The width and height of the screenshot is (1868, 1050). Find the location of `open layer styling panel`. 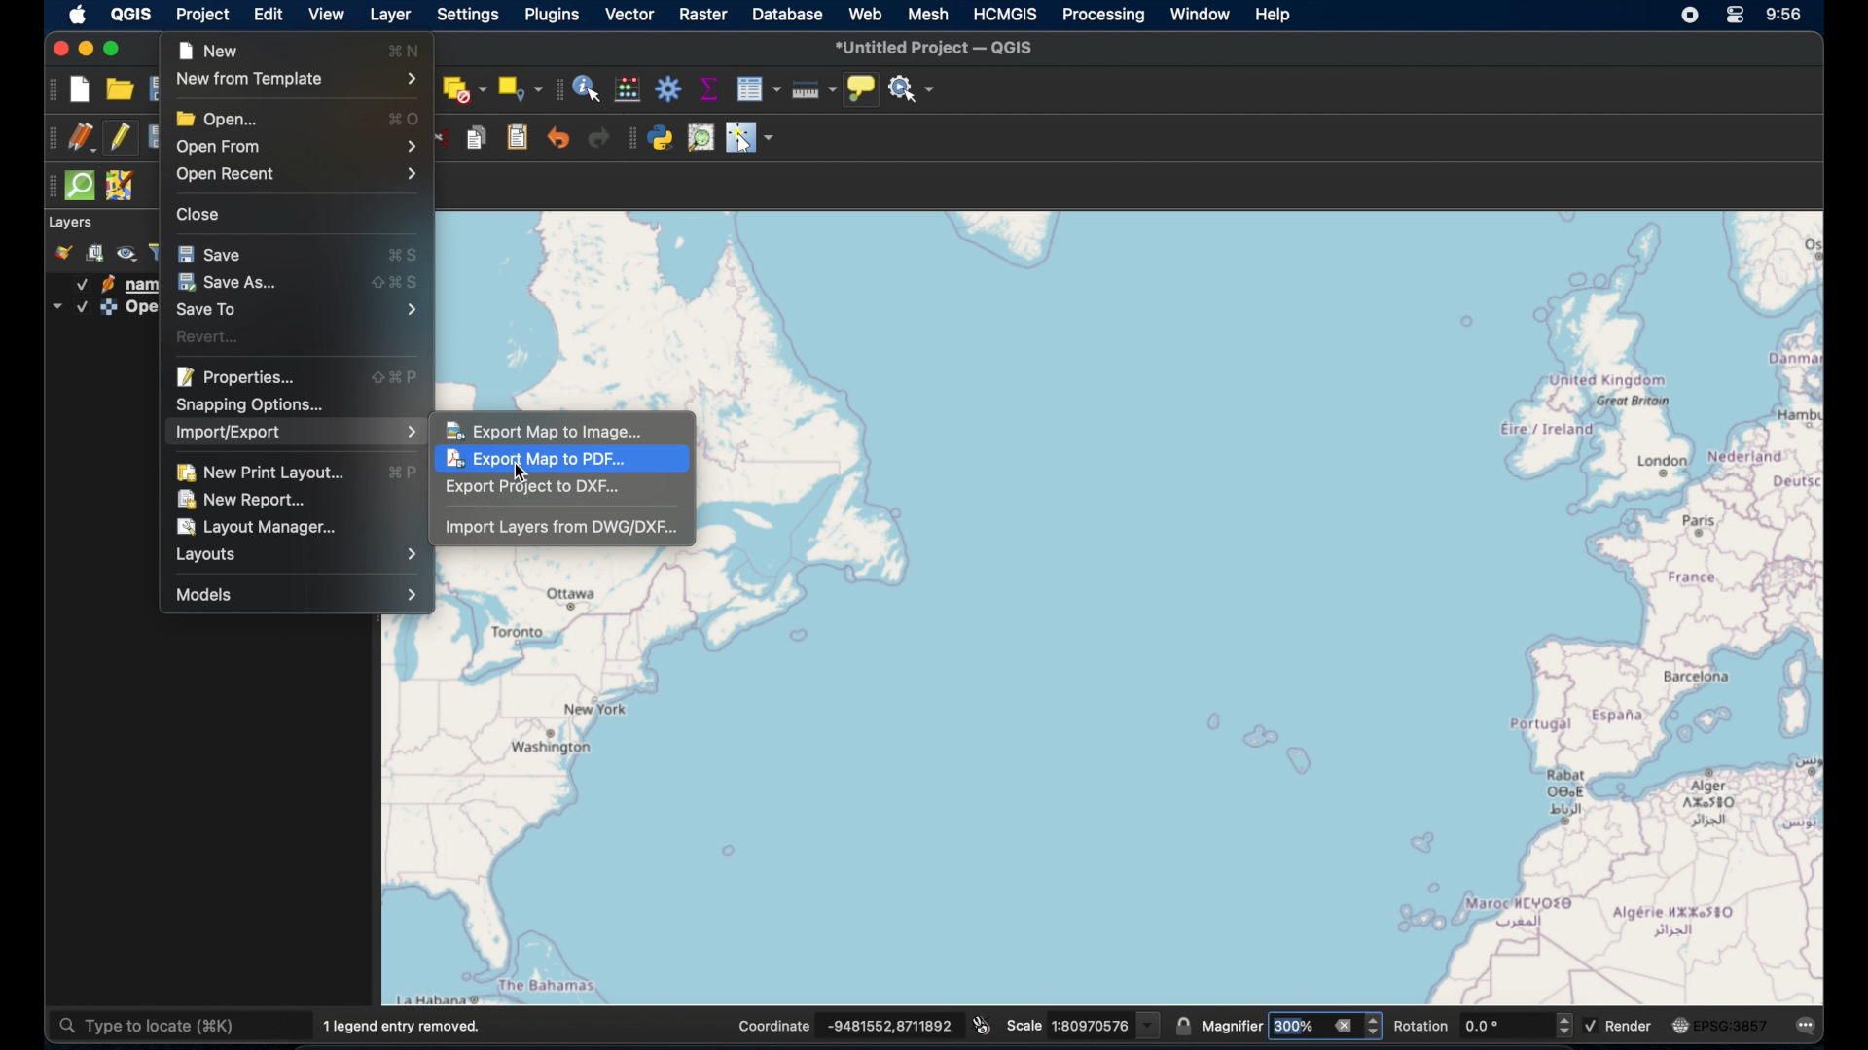

open layer styling panel is located at coordinates (63, 253).